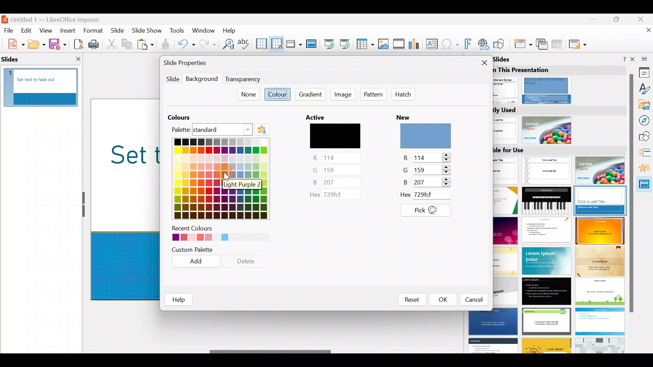  What do you see at coordinates (427, 170) in the screenshot?
I see `green` at bounding box center [427, 170].